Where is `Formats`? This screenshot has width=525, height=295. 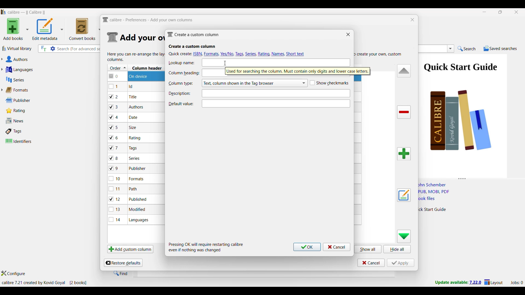
Formats is located at coordinates (19, 90).